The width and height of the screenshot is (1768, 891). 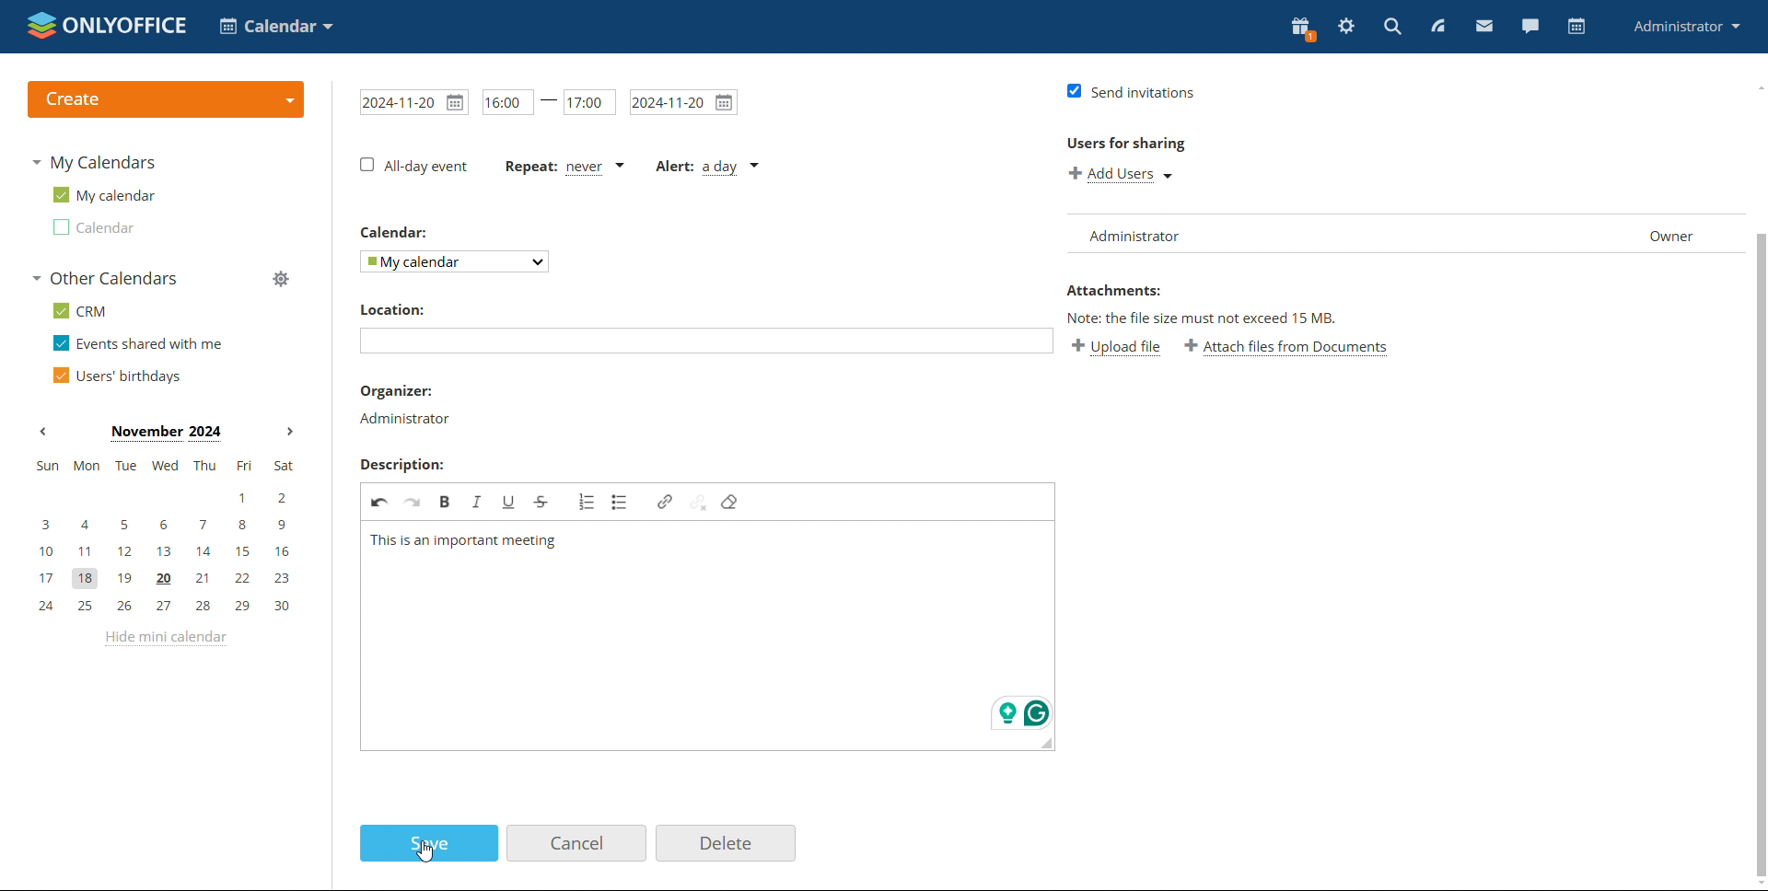 I want to click on users' birthdays, so click(x=117, y=375).